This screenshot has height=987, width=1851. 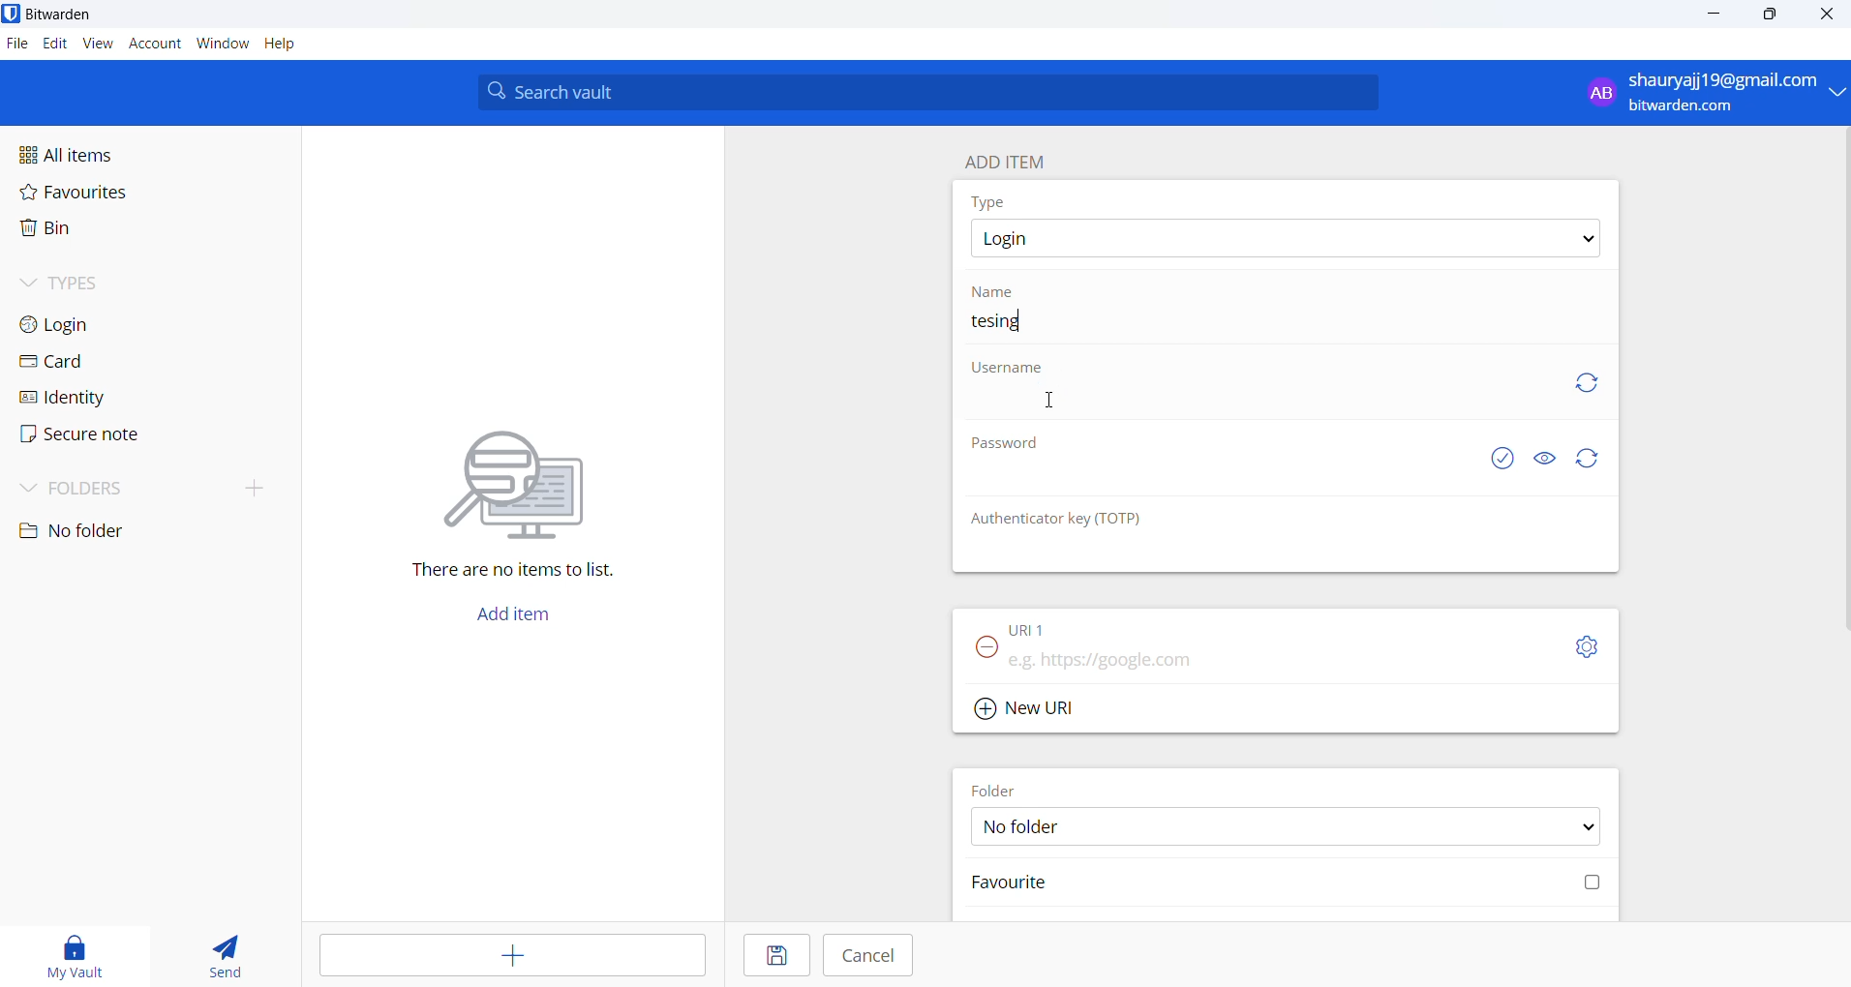 What do you see at coordinates (993, 293) in the screenshot?
I see `name` at bounding box center [993, 293].